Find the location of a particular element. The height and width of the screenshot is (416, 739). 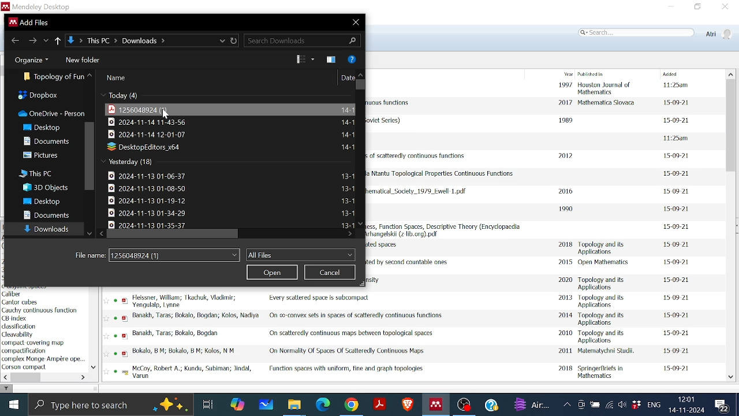

Type here to search is located at coordinates (111, 405).